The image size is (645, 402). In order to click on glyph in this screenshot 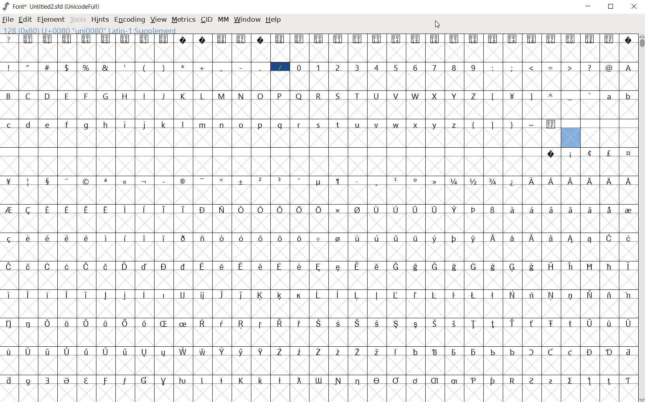, I will do `click(260, 295)`.